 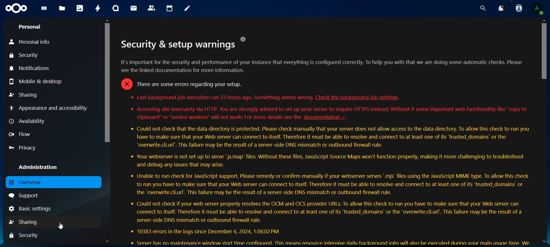 I want to click on mail, so click(x=134, y=7).